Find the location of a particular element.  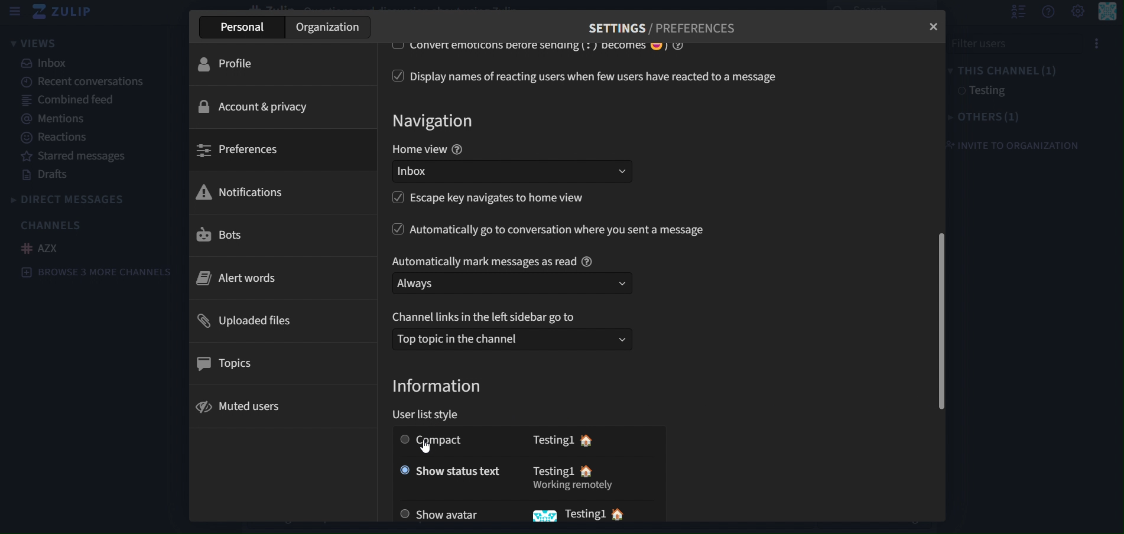

Automatically mark messages as read is located at coordinates (492, 259).